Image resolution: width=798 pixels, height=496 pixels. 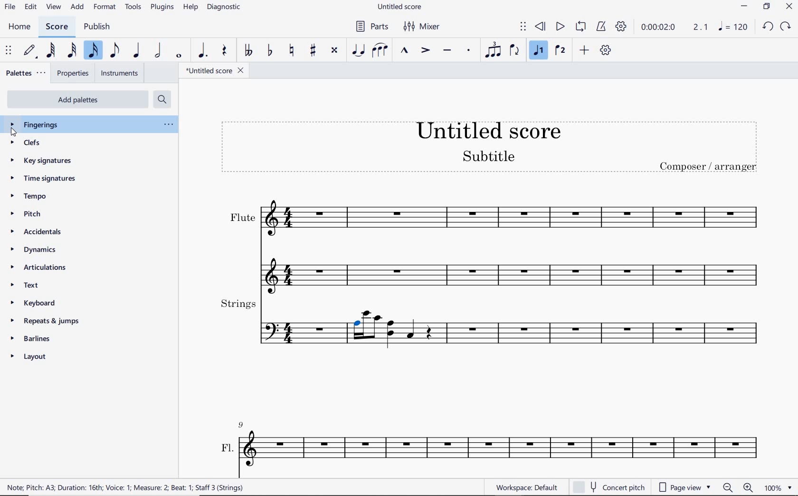 What do you see at coordinates (179, 55) in the screenshot?
I see `whole note` at bounding box center [179, 55].